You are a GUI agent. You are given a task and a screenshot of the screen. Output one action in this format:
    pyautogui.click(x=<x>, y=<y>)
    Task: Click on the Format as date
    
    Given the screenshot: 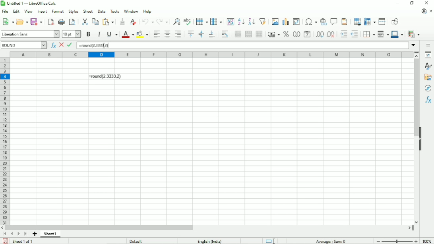 What is the action you would take?
    pyautogui.click(x=308, y=34)
    